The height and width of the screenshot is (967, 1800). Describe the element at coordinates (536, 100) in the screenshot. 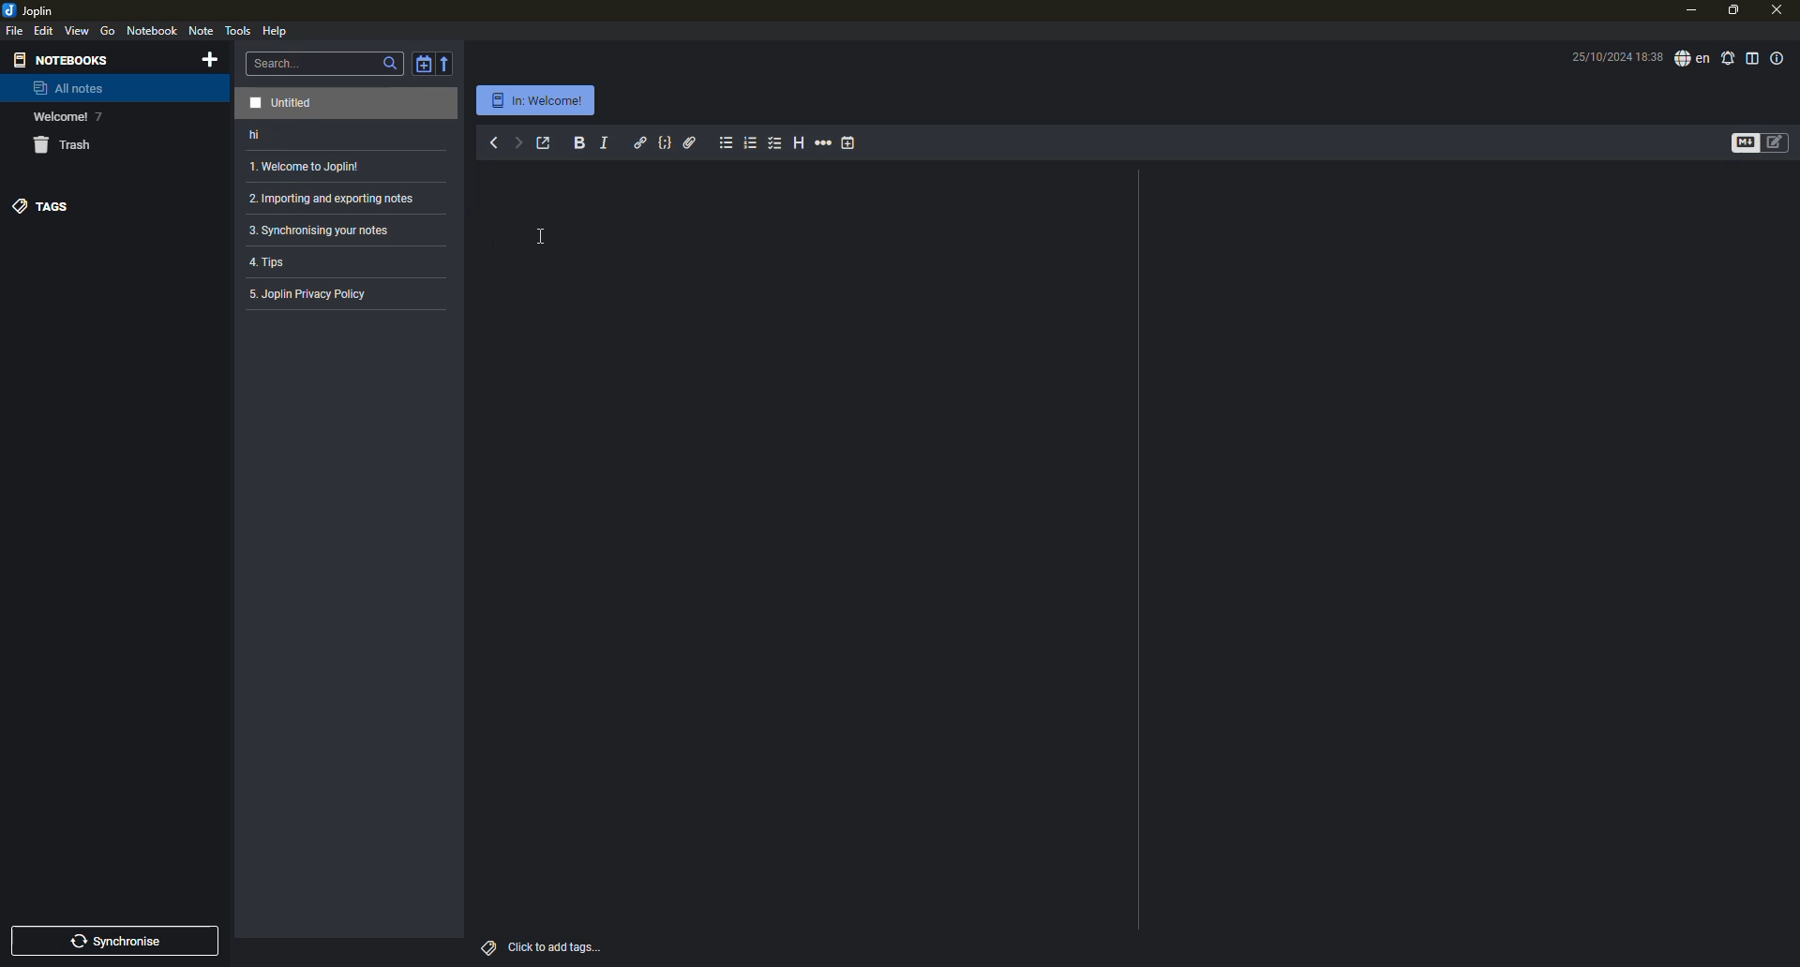

I see `In: Welcome!` at that location.